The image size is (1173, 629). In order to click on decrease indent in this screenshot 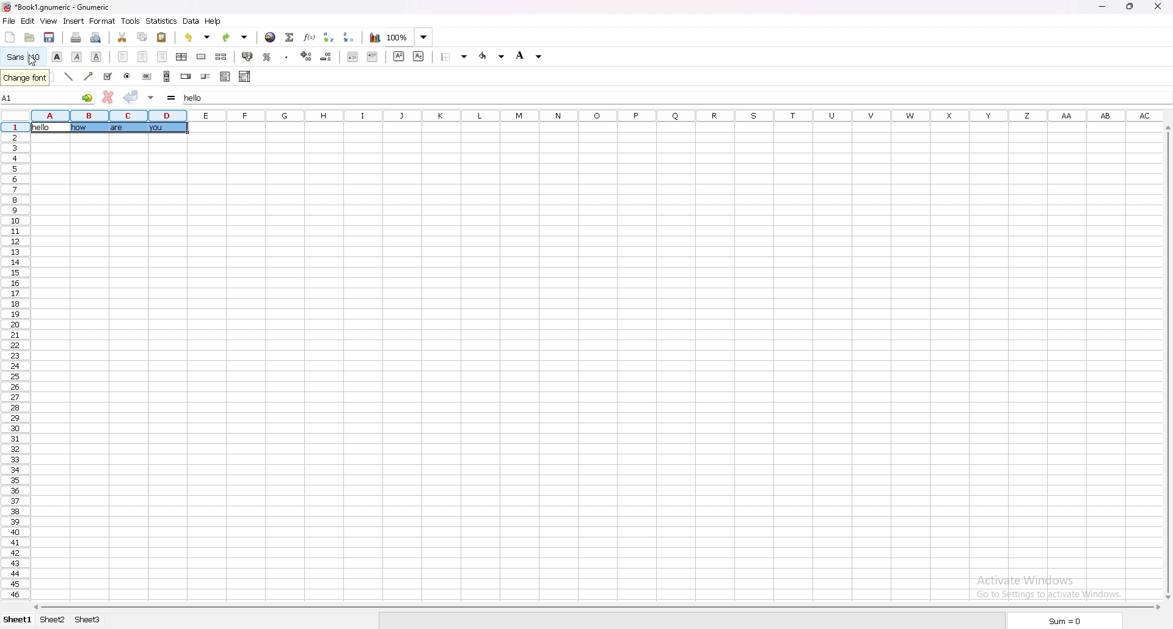, I will do `click(353, 57)`.